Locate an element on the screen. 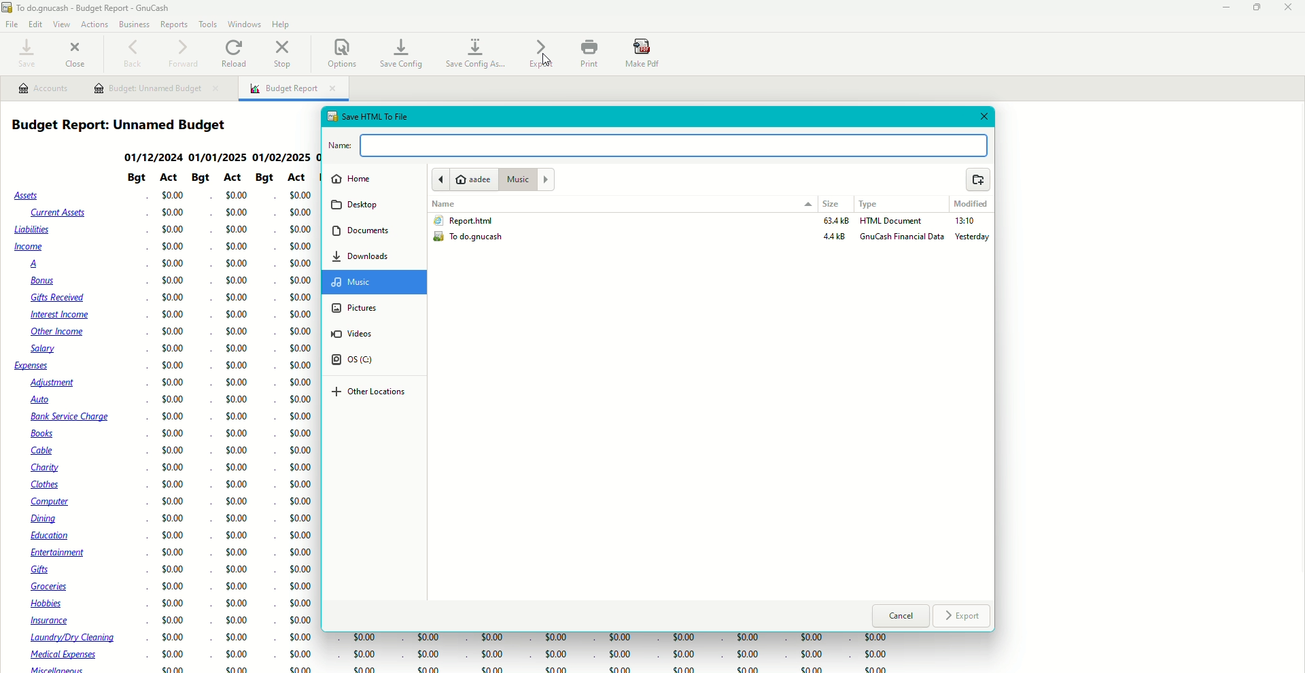 The image size is (1305, 673). Options is located at coordinates (341, 52).